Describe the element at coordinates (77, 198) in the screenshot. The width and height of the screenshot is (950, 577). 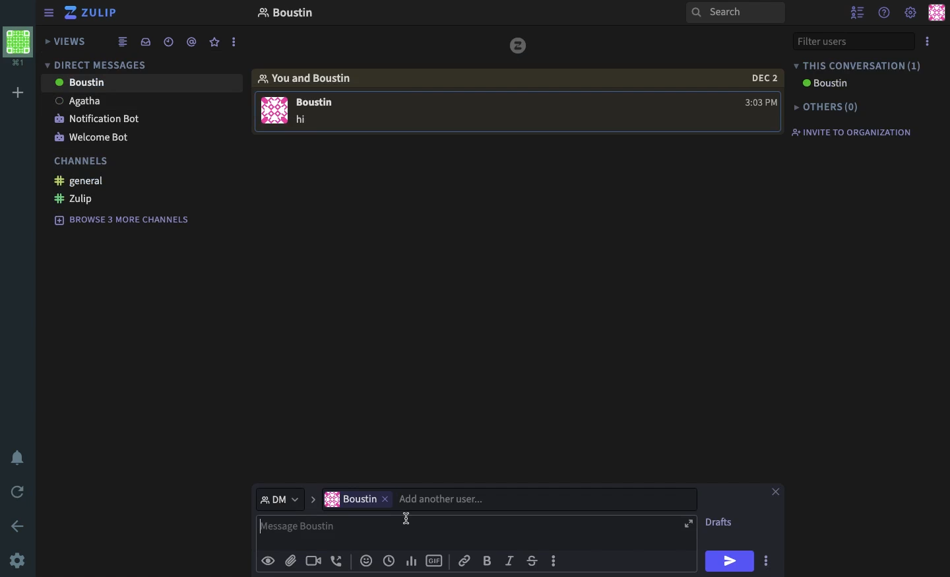
I see `zulip` at that location.